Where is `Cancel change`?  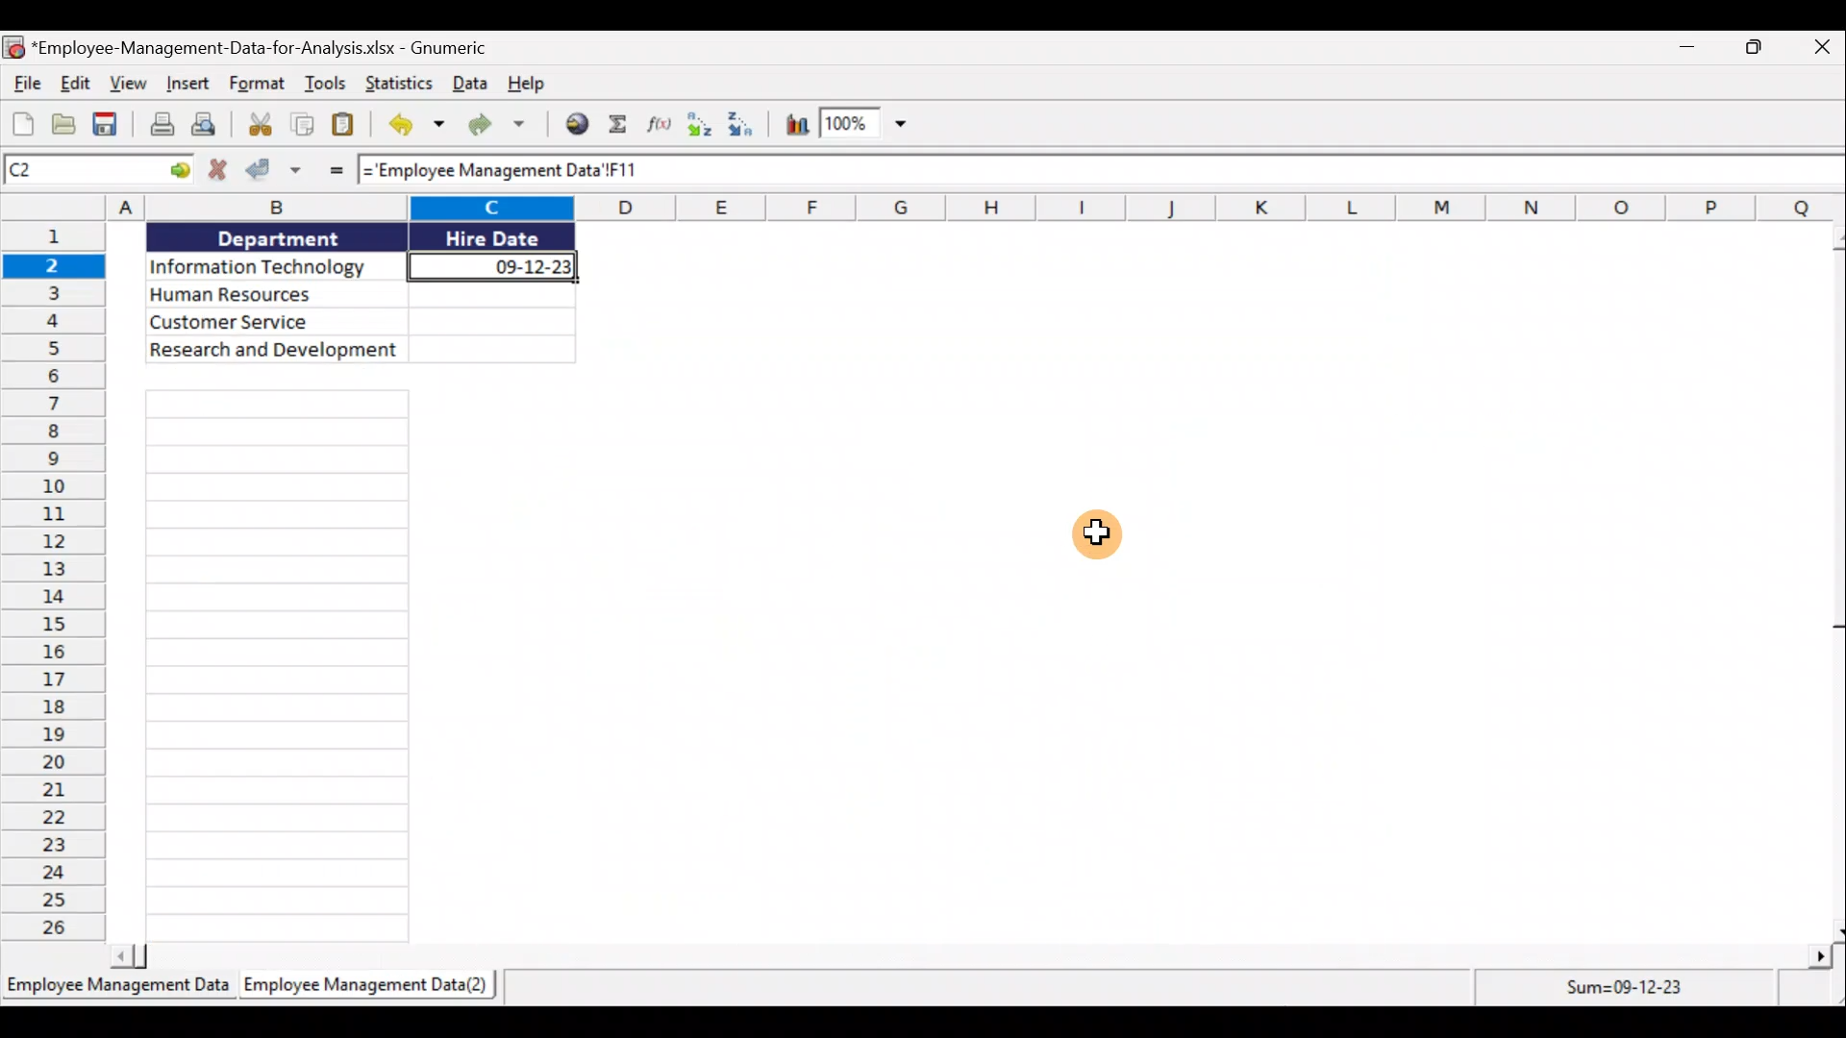
Cancel change is located at coordinates (216, 172).